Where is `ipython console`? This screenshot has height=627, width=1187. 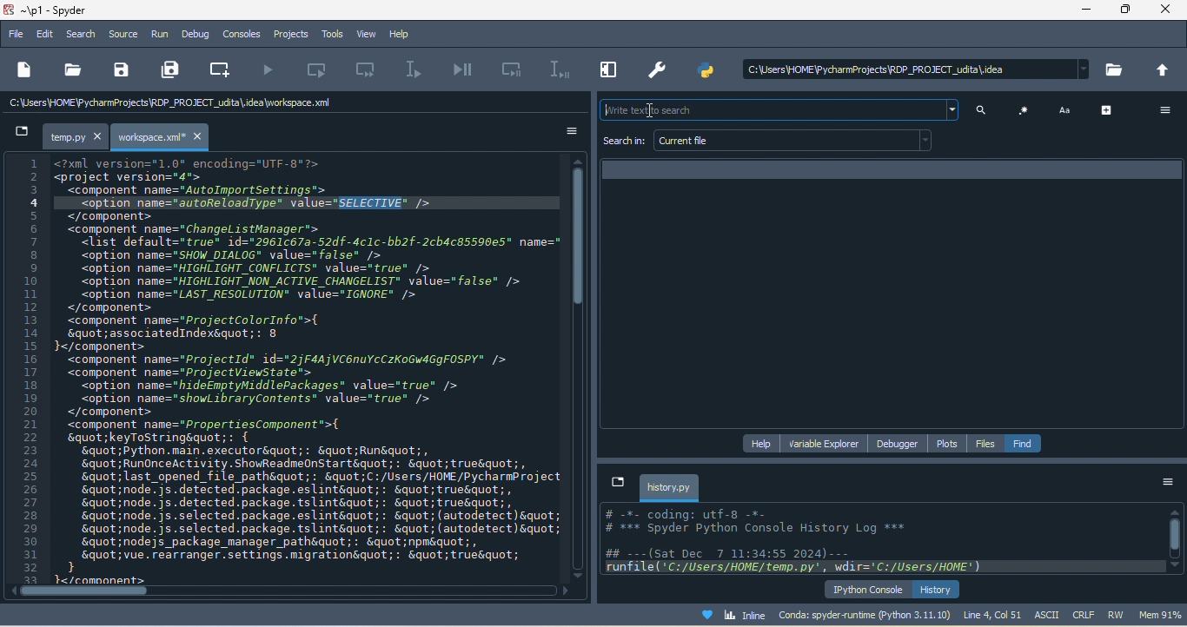 ipython console is located at coordinates (868, 589).